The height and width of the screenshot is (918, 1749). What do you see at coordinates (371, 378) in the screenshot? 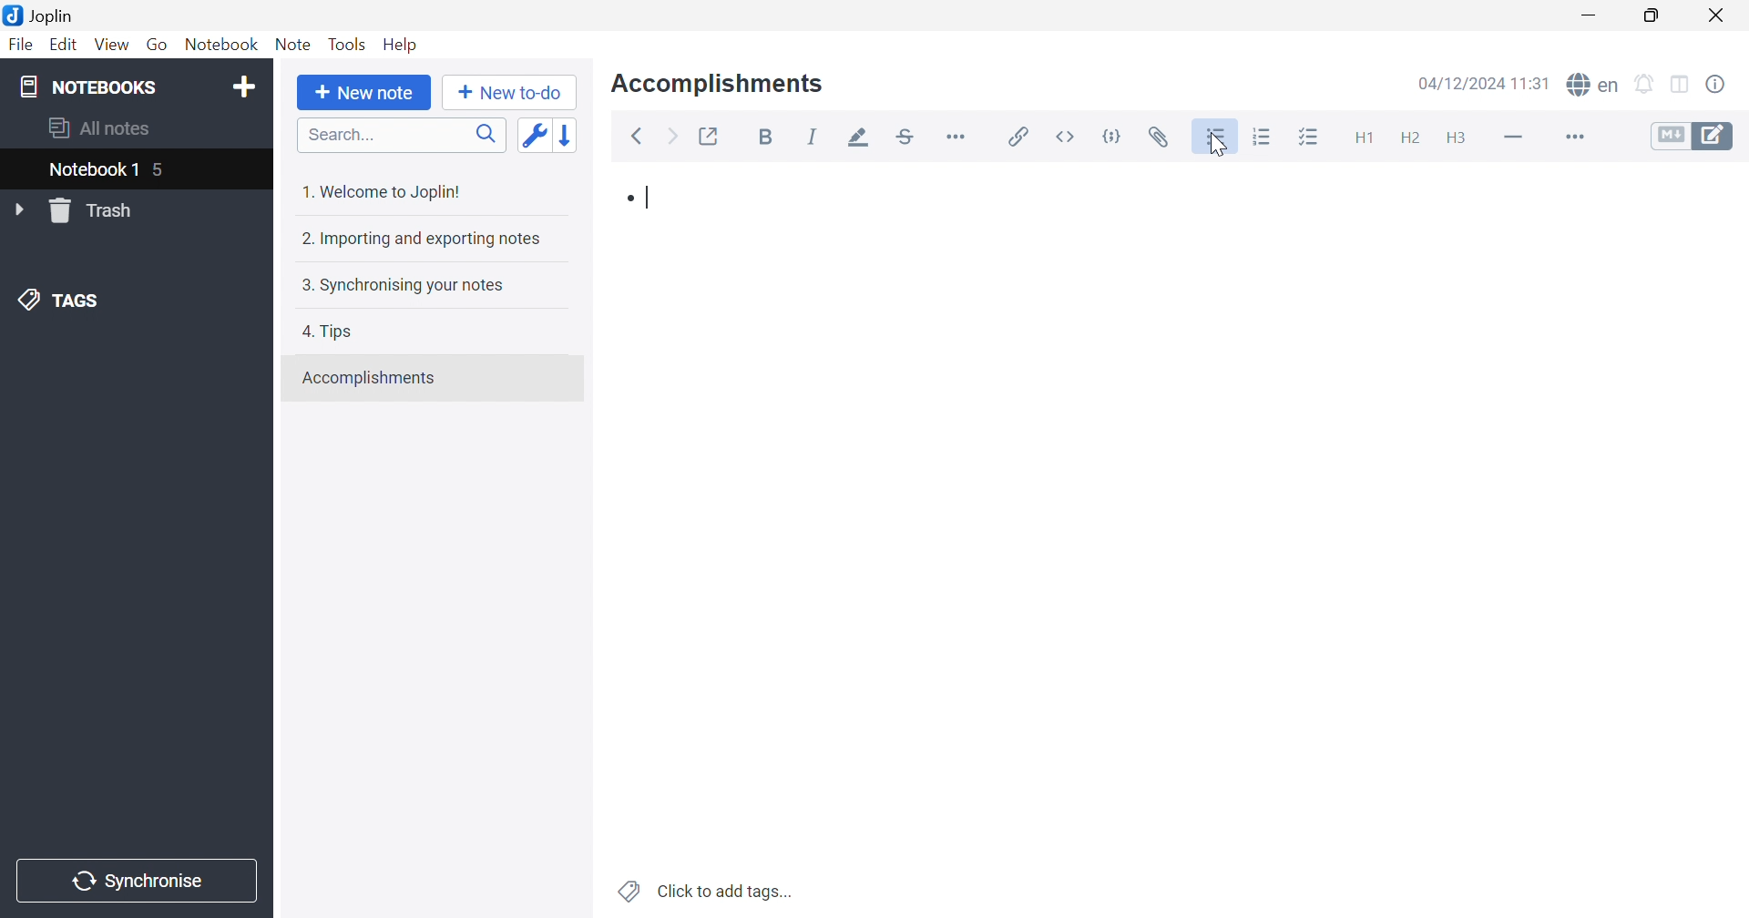
I see `Accomplishments` at bounding box center [371, 378].